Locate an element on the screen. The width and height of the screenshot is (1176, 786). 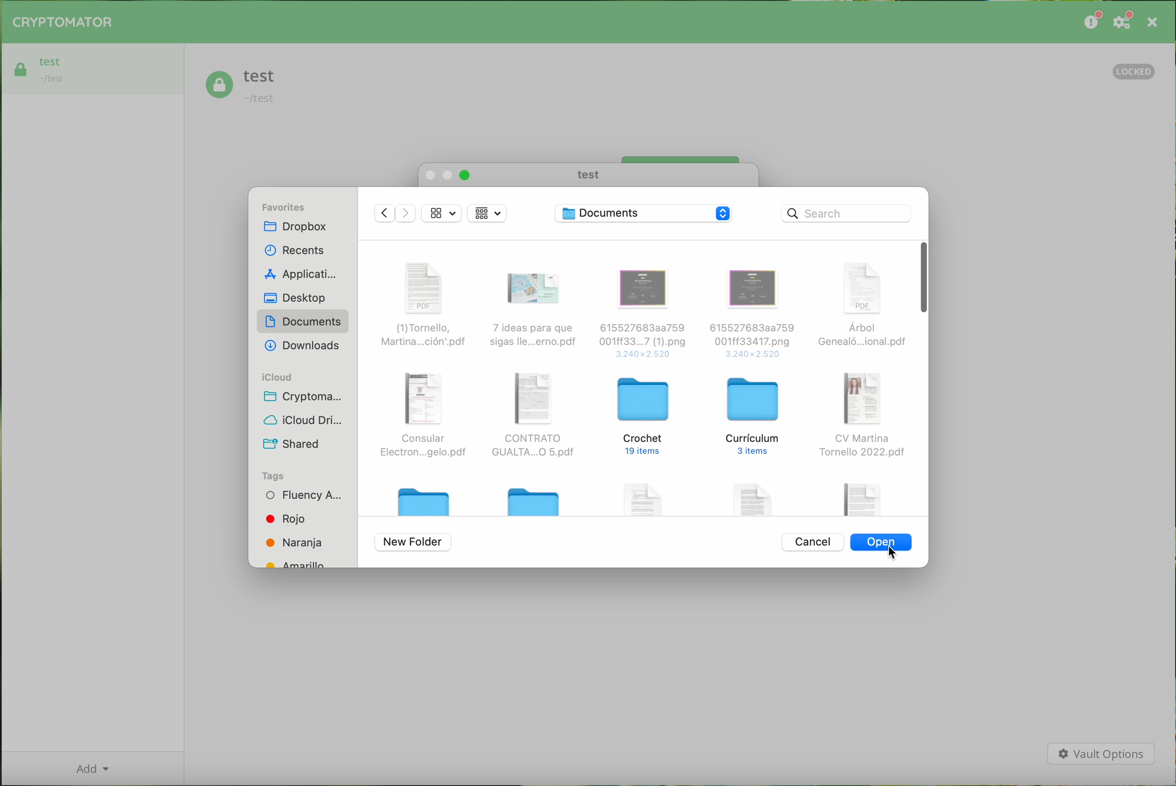
curriculum is located at coordinates (754, 417).